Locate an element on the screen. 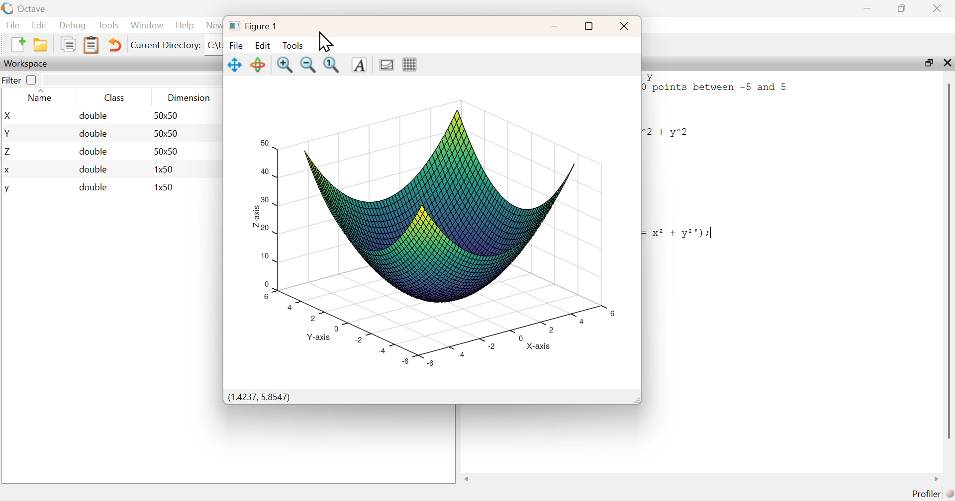 This screenshot has width=955, height=501. maximize is located at coordinates (902, 8).